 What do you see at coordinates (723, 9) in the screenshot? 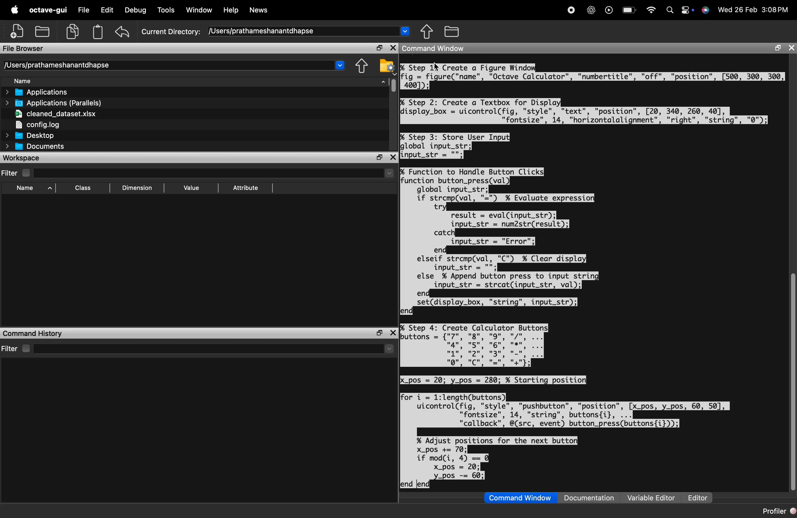
I see `Wed` at bounding box center [723, 9].